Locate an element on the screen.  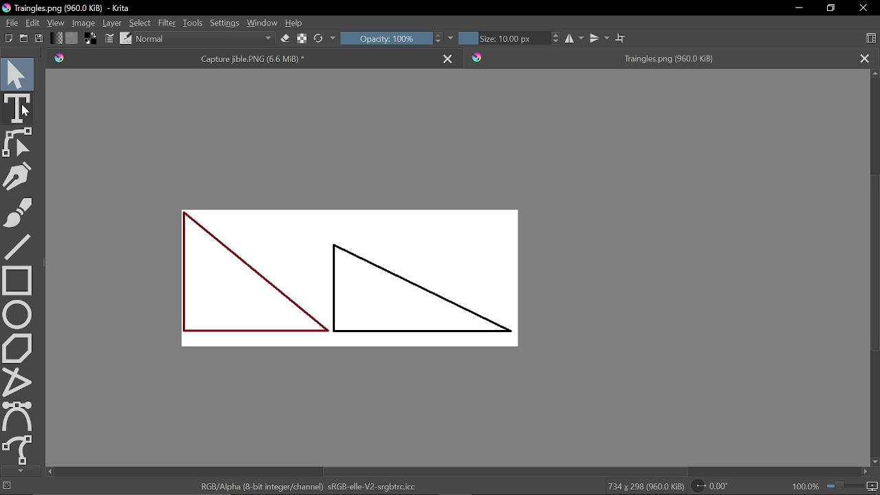
Wrap around mode is located at coordinates (622, 39).